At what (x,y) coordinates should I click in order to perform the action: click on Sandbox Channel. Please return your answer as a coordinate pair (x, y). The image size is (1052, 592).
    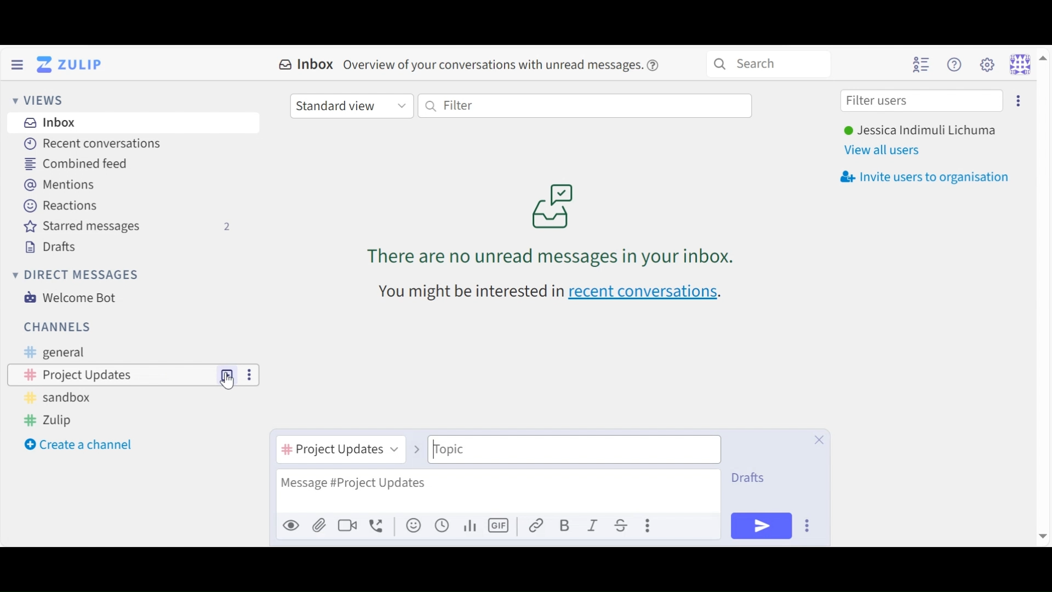
    Looking at the image, I should click on (62, 400).